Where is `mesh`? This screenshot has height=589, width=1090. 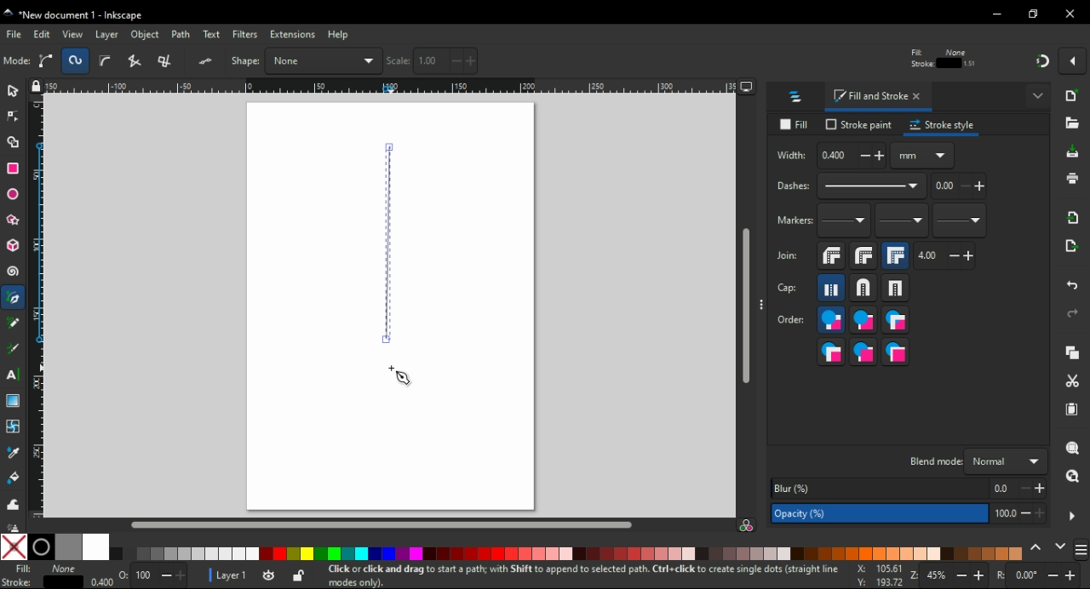
mesh is located at coordinates (13, 426).